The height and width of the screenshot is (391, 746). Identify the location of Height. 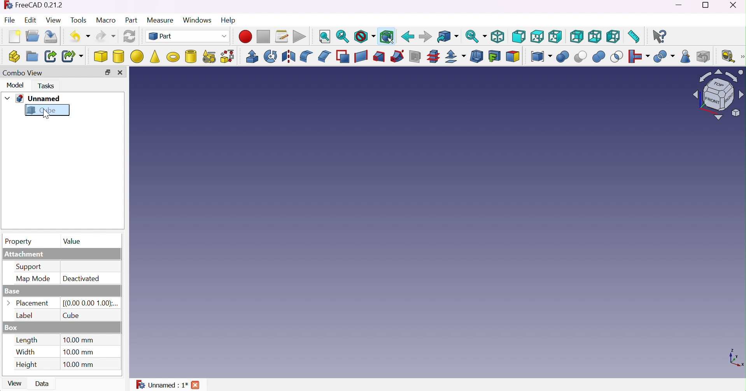
(26, 366).